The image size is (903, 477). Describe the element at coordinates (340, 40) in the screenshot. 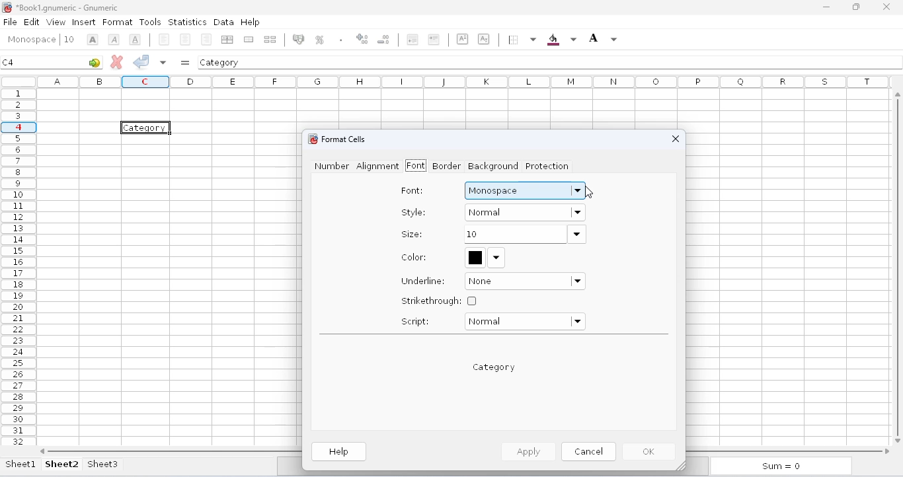

I see `set the format of the selected cells to include a thousands separator` at that location.